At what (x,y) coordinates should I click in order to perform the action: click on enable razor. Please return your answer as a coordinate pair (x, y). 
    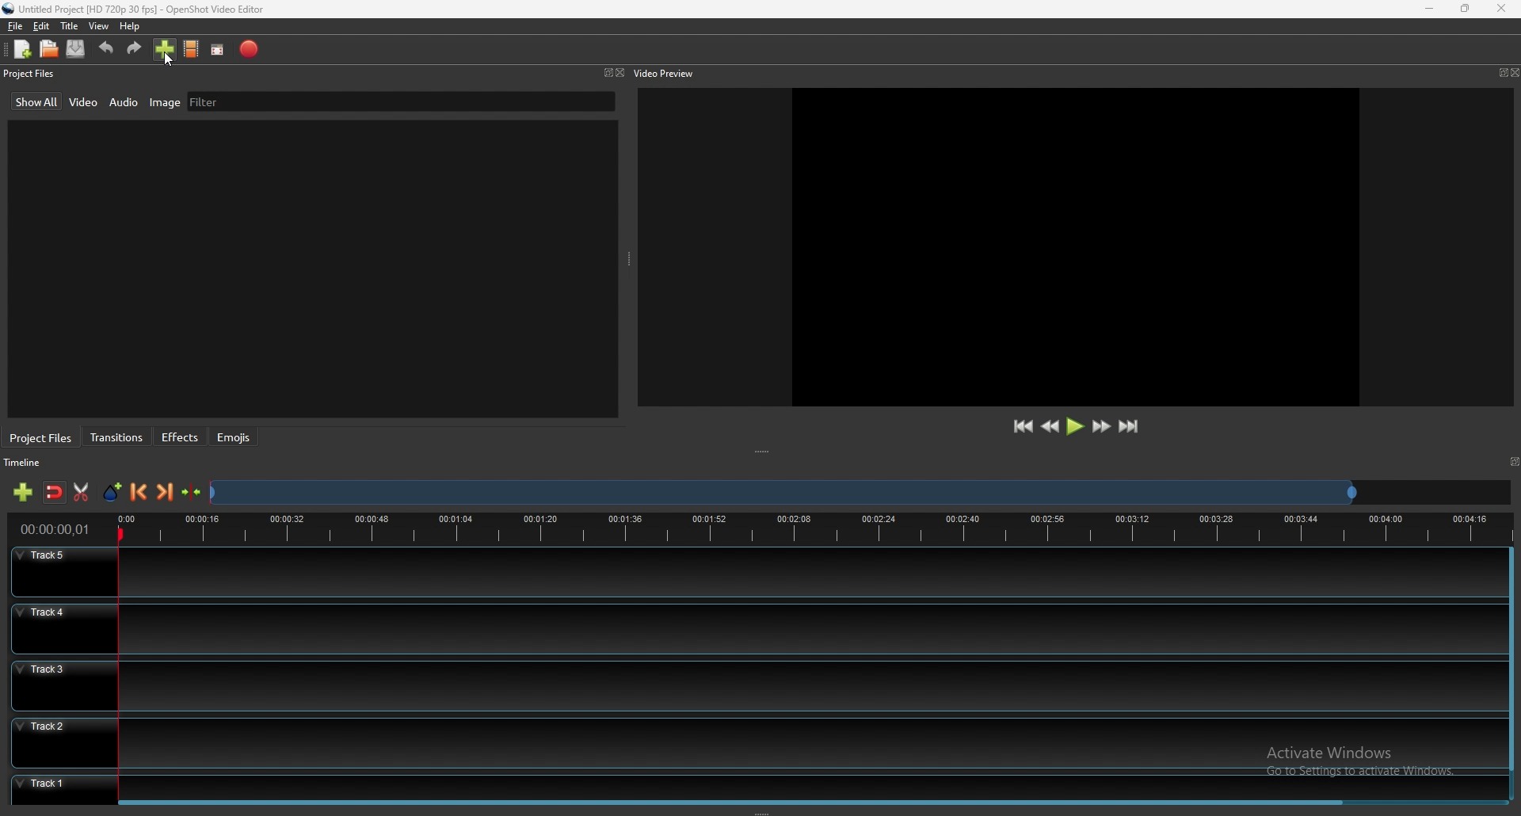
    Looking at the image, I should click on (80, 492).